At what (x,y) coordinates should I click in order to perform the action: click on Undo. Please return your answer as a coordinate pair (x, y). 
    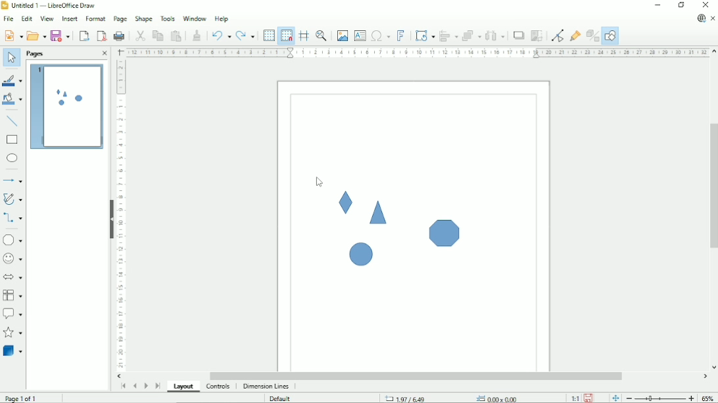
    Looking at the image, I should click on (221, 36).